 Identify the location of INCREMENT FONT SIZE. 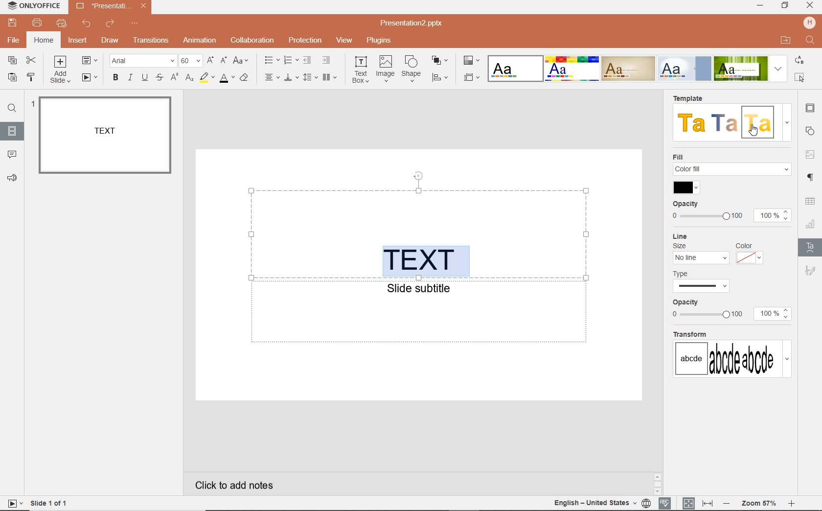
(210, 61).